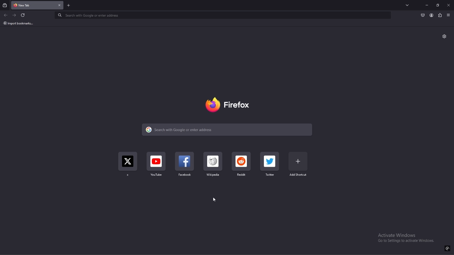 This screenshot has height=255, width=454. I want to click on application menu, so click(448, 15).